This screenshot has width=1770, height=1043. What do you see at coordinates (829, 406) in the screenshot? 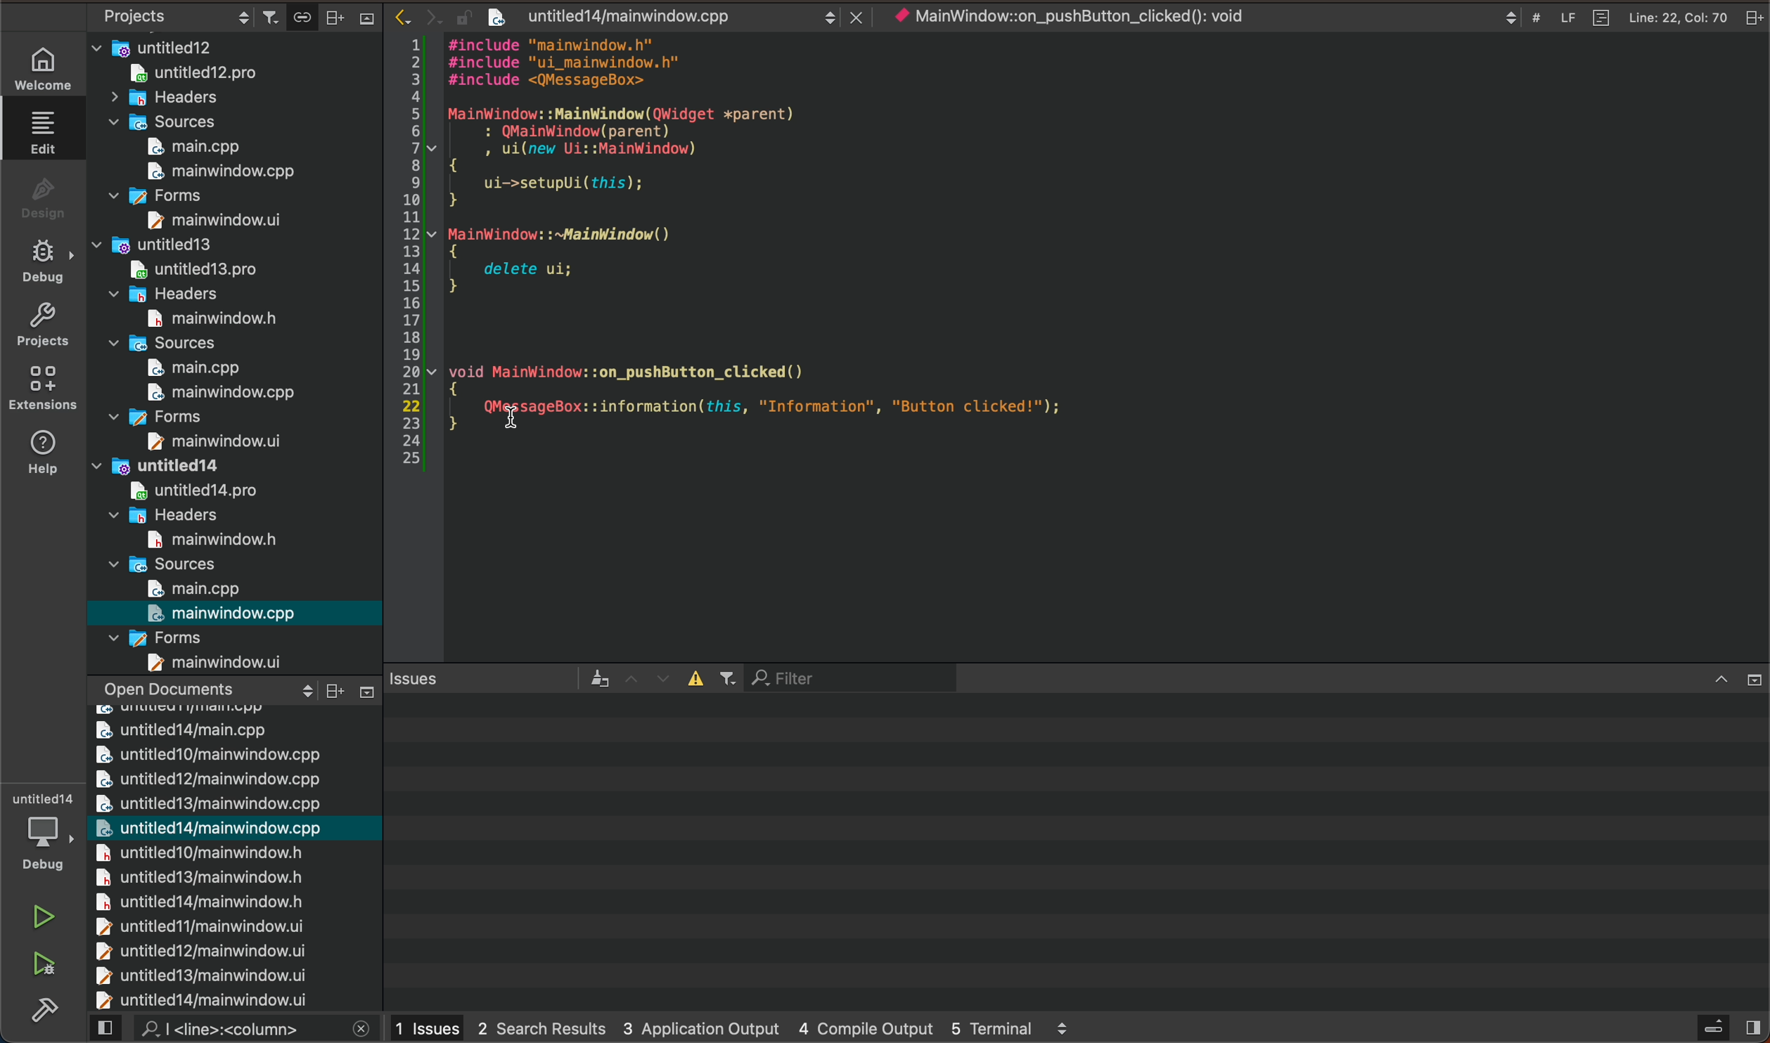
I see `text added` at bounding box center [829, 406].